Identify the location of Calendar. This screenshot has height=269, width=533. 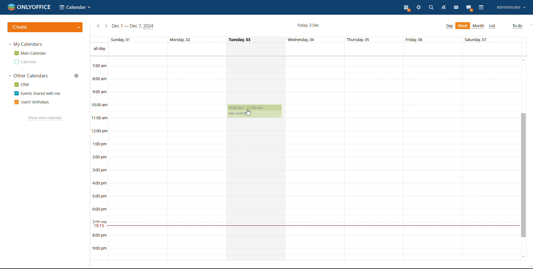
(25, 62).